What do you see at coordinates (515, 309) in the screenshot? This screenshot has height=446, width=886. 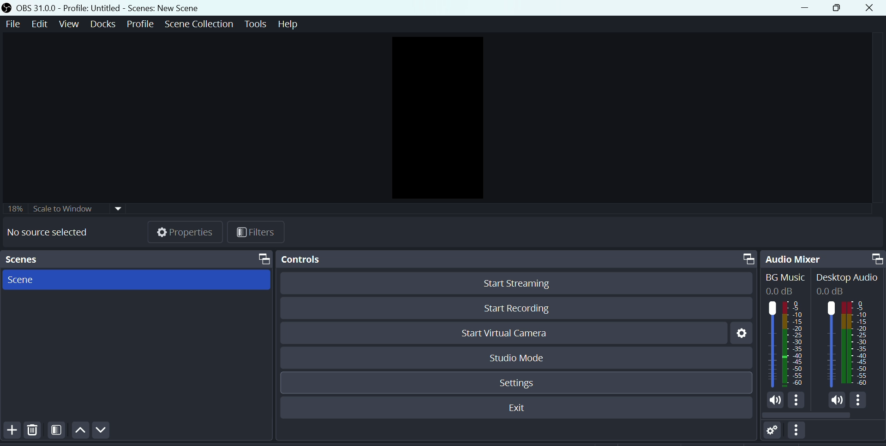 I see `Start recording` at bounding box center [515, 309].